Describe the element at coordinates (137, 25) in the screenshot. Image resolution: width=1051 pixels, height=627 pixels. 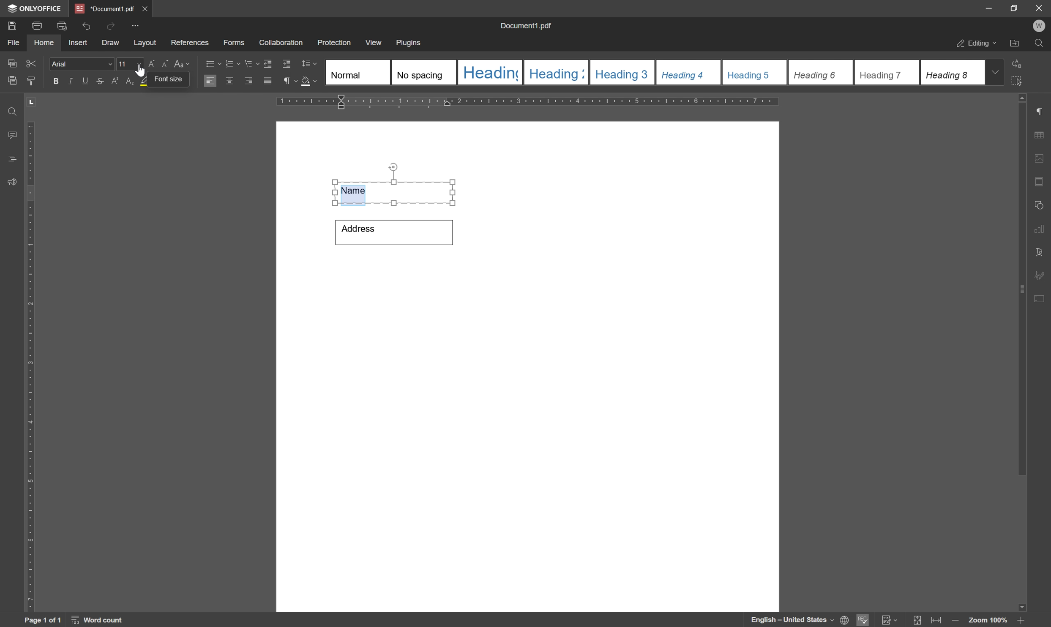
I see `customize quick access toolbar` at that location.